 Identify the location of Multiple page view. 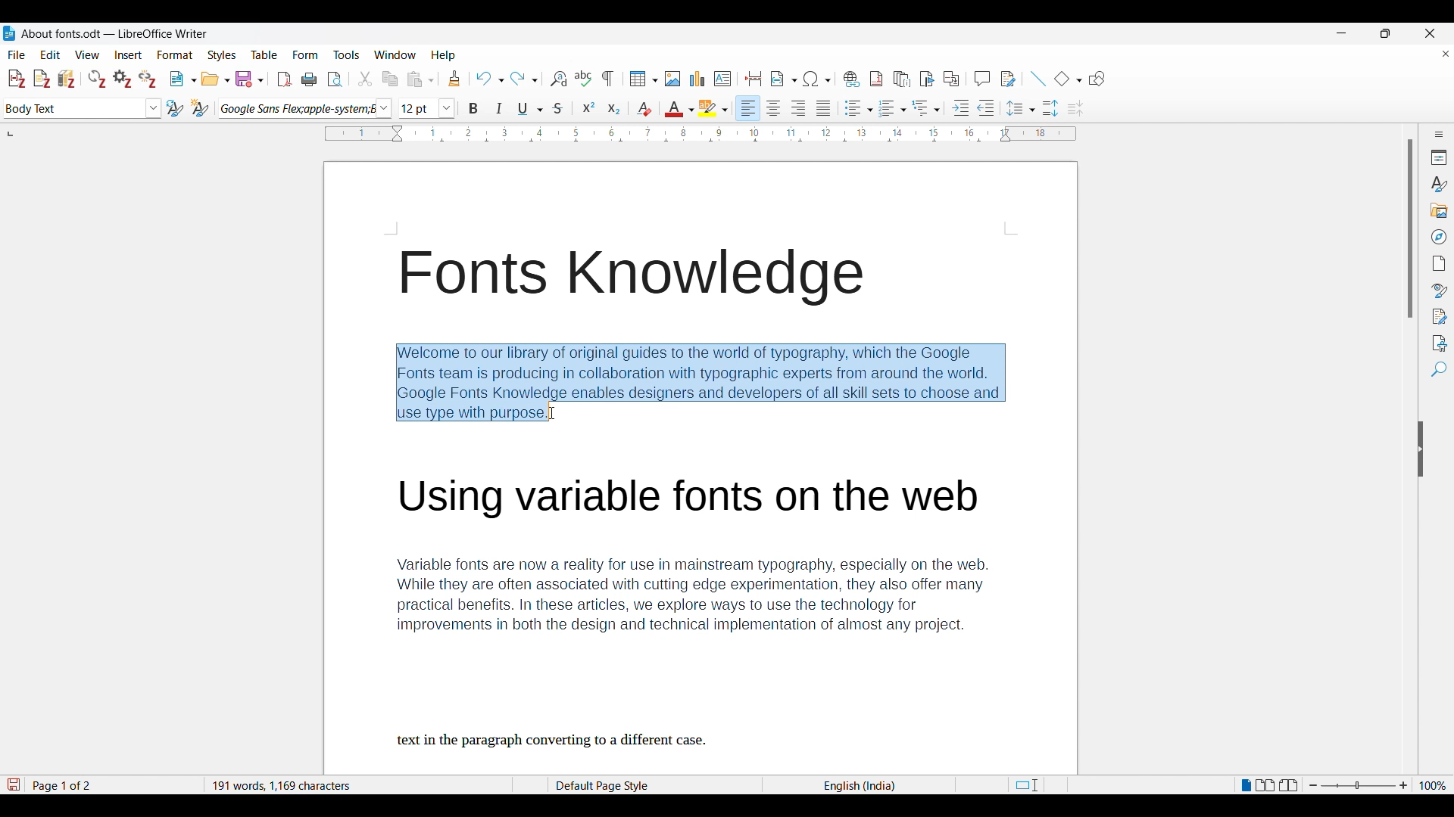
(1265, 785).